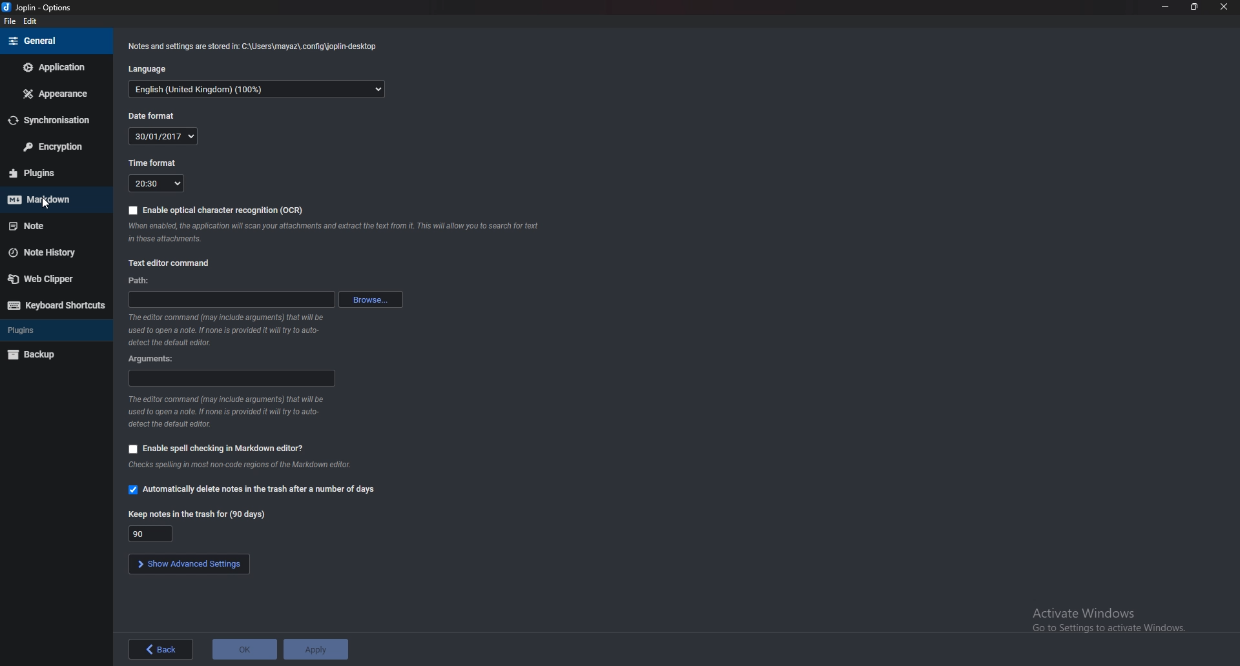 The image size is (1240, 666). I want to click on The editor command that will be used to open a note. If none is provided it will try to auto-Detect the default editor., so click(233, 330).